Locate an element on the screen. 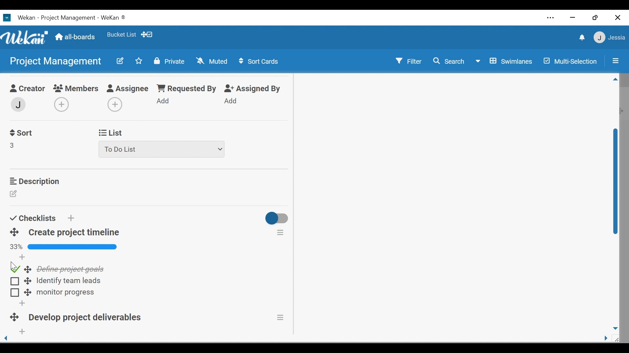  restore is located at coordinates (595, 18).